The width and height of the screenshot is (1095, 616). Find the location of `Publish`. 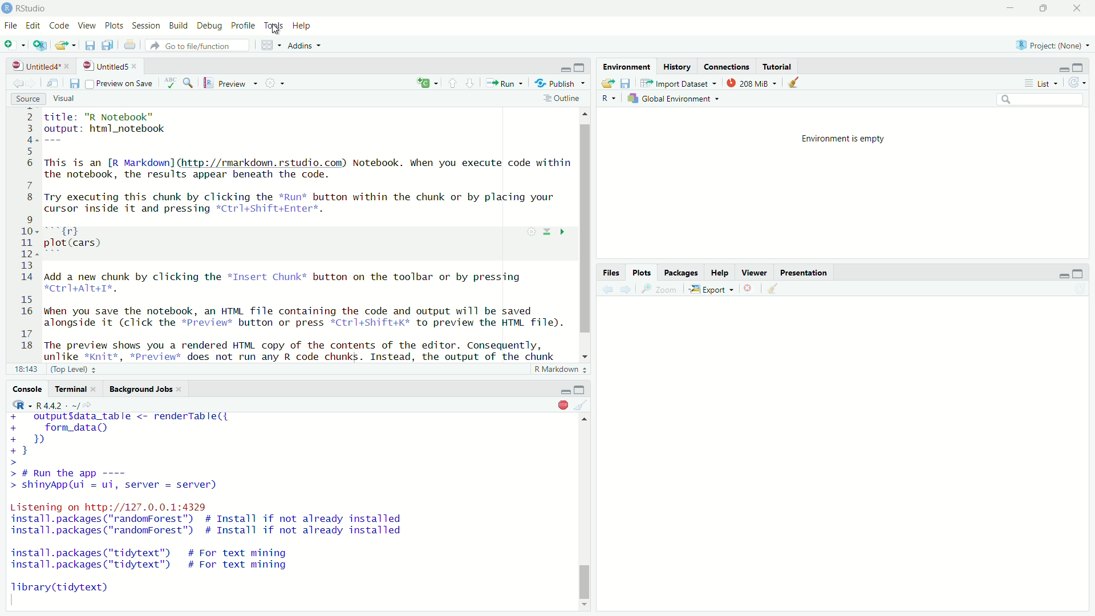

Publish is located at coordinates (560, 83).